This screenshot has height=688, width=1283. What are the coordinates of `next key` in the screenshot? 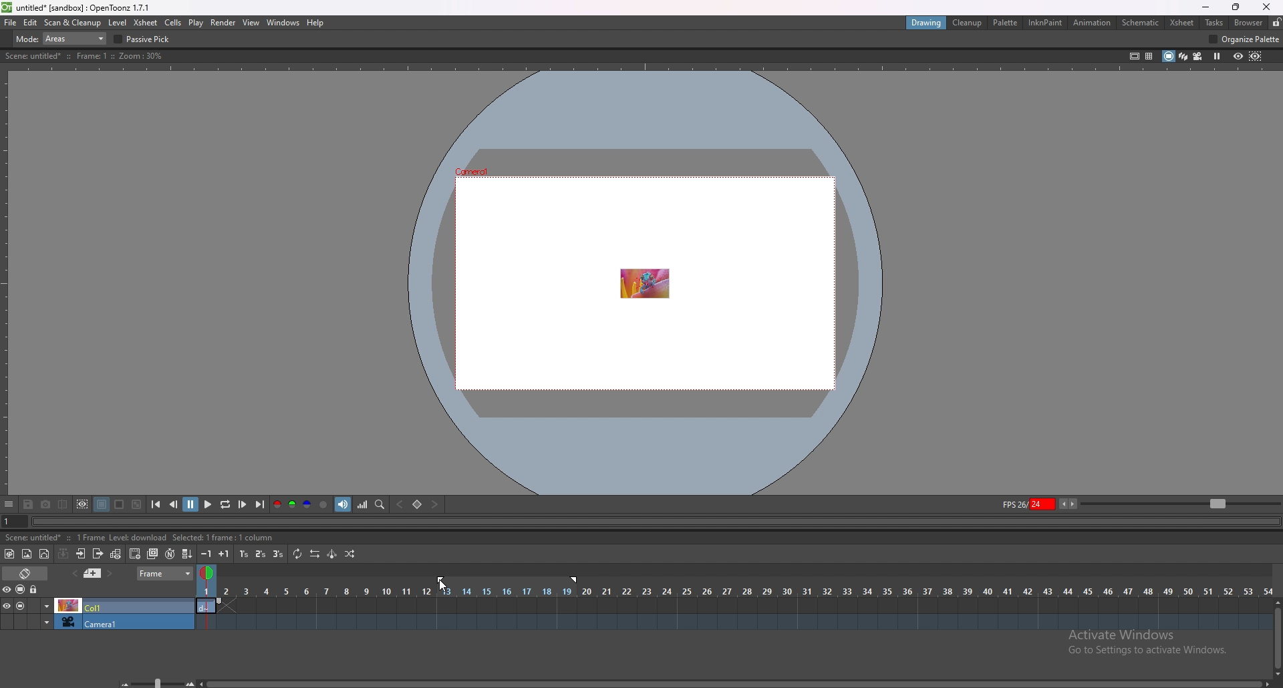 It's located at (434, 504).